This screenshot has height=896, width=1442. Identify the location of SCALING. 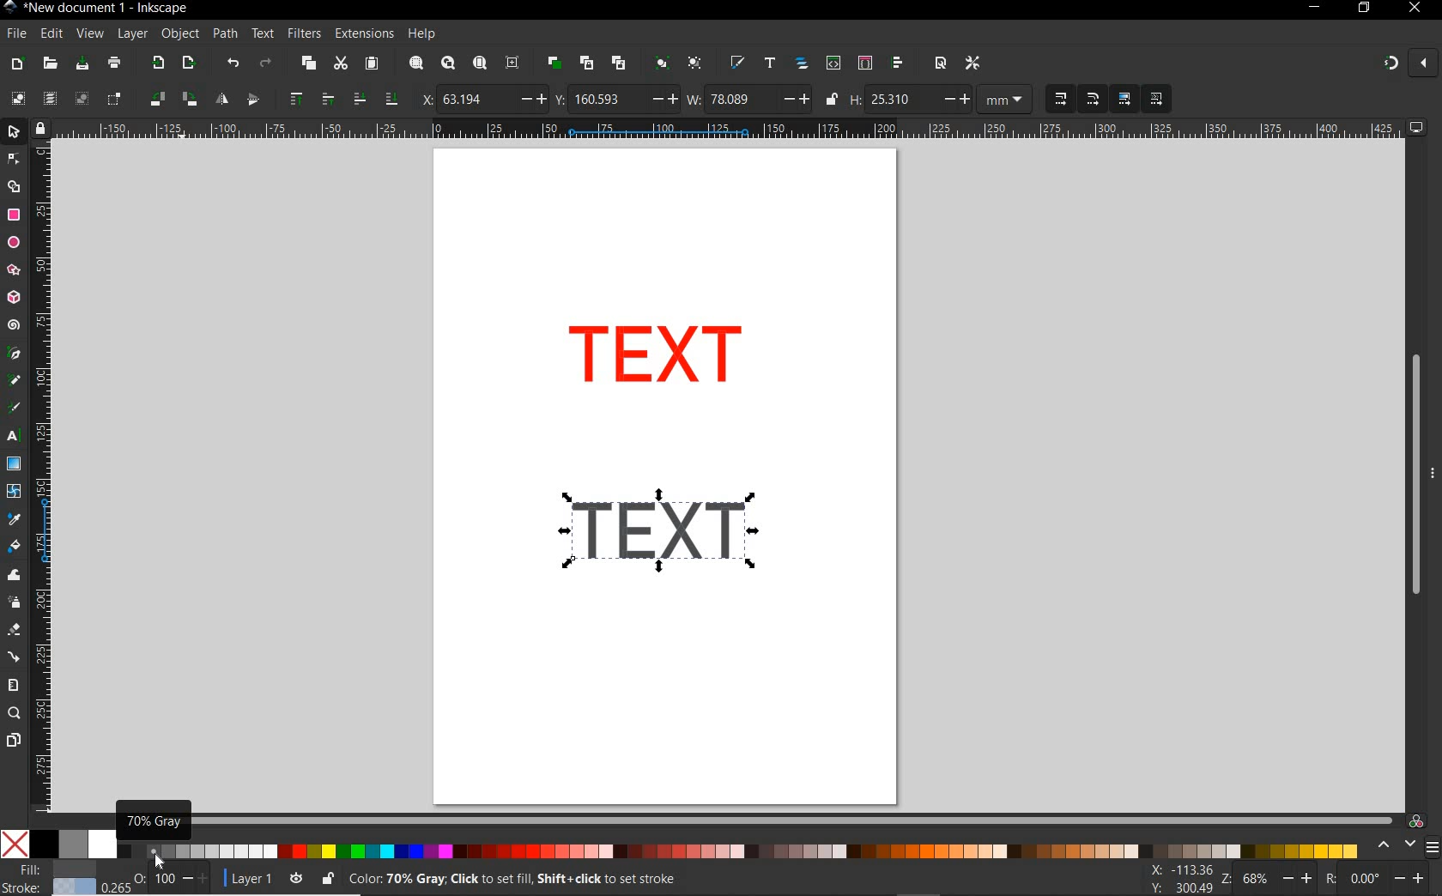
(1076, 100).